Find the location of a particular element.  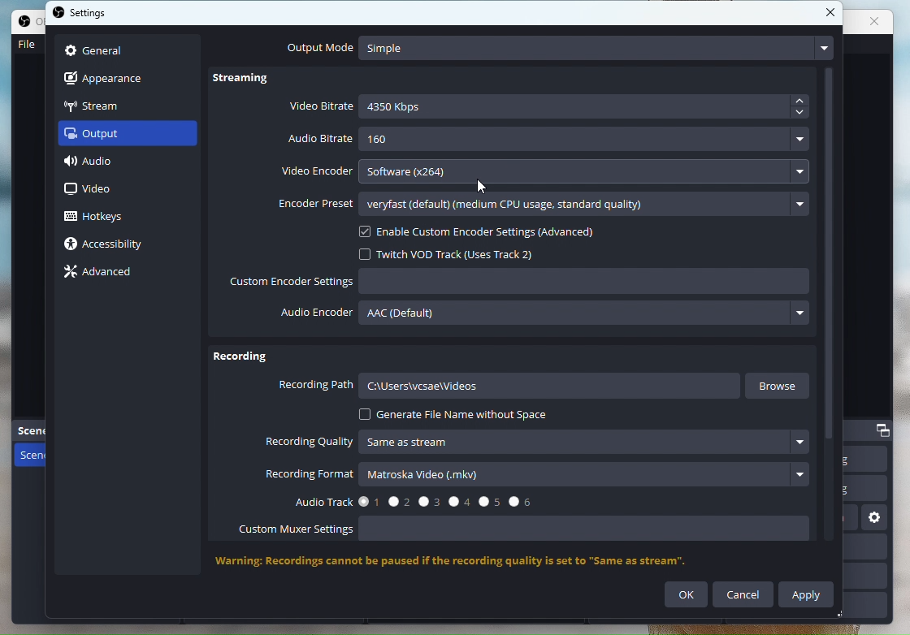

Generate file name without space is located at coordinates (455, 415).